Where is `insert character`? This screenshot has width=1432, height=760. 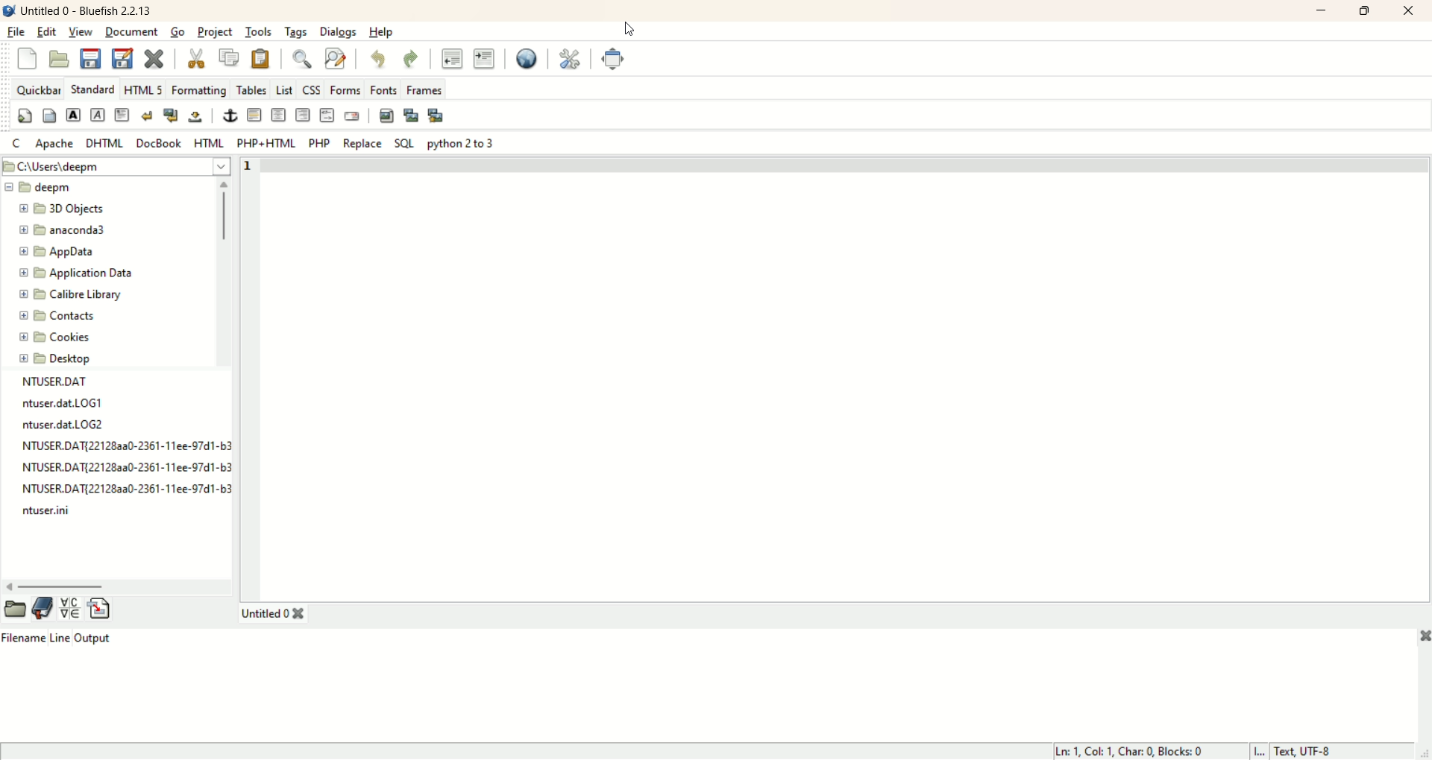
insert character is located at coordinates (69, 607).